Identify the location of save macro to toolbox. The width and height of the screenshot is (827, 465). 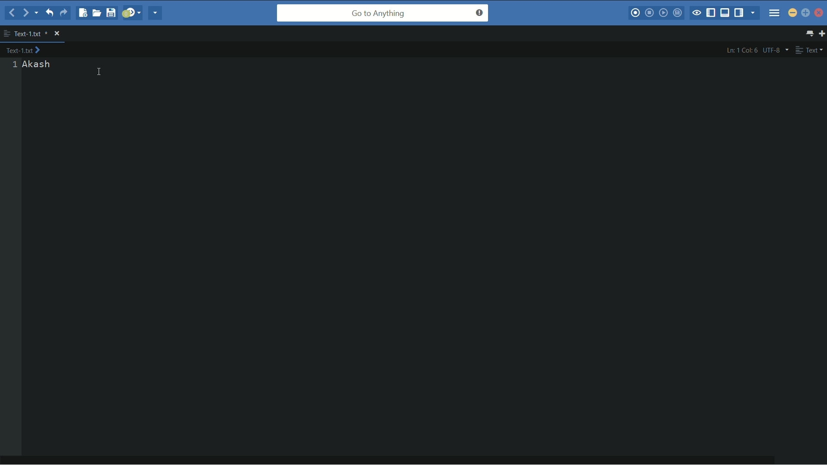
(677, 12).